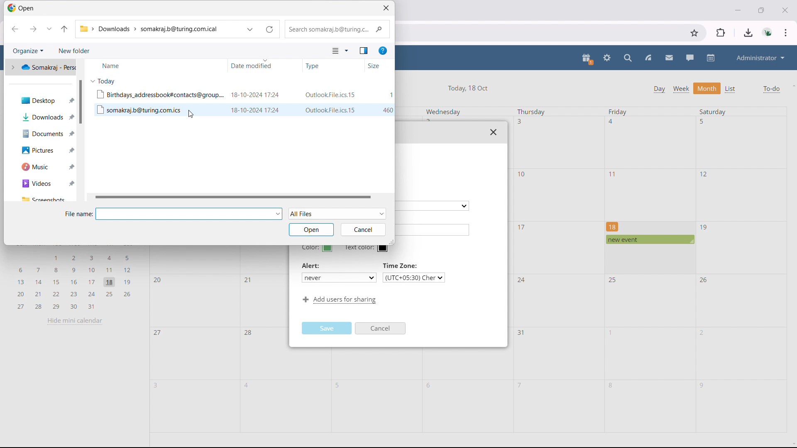  I want to click on next location, so click(32, 29).